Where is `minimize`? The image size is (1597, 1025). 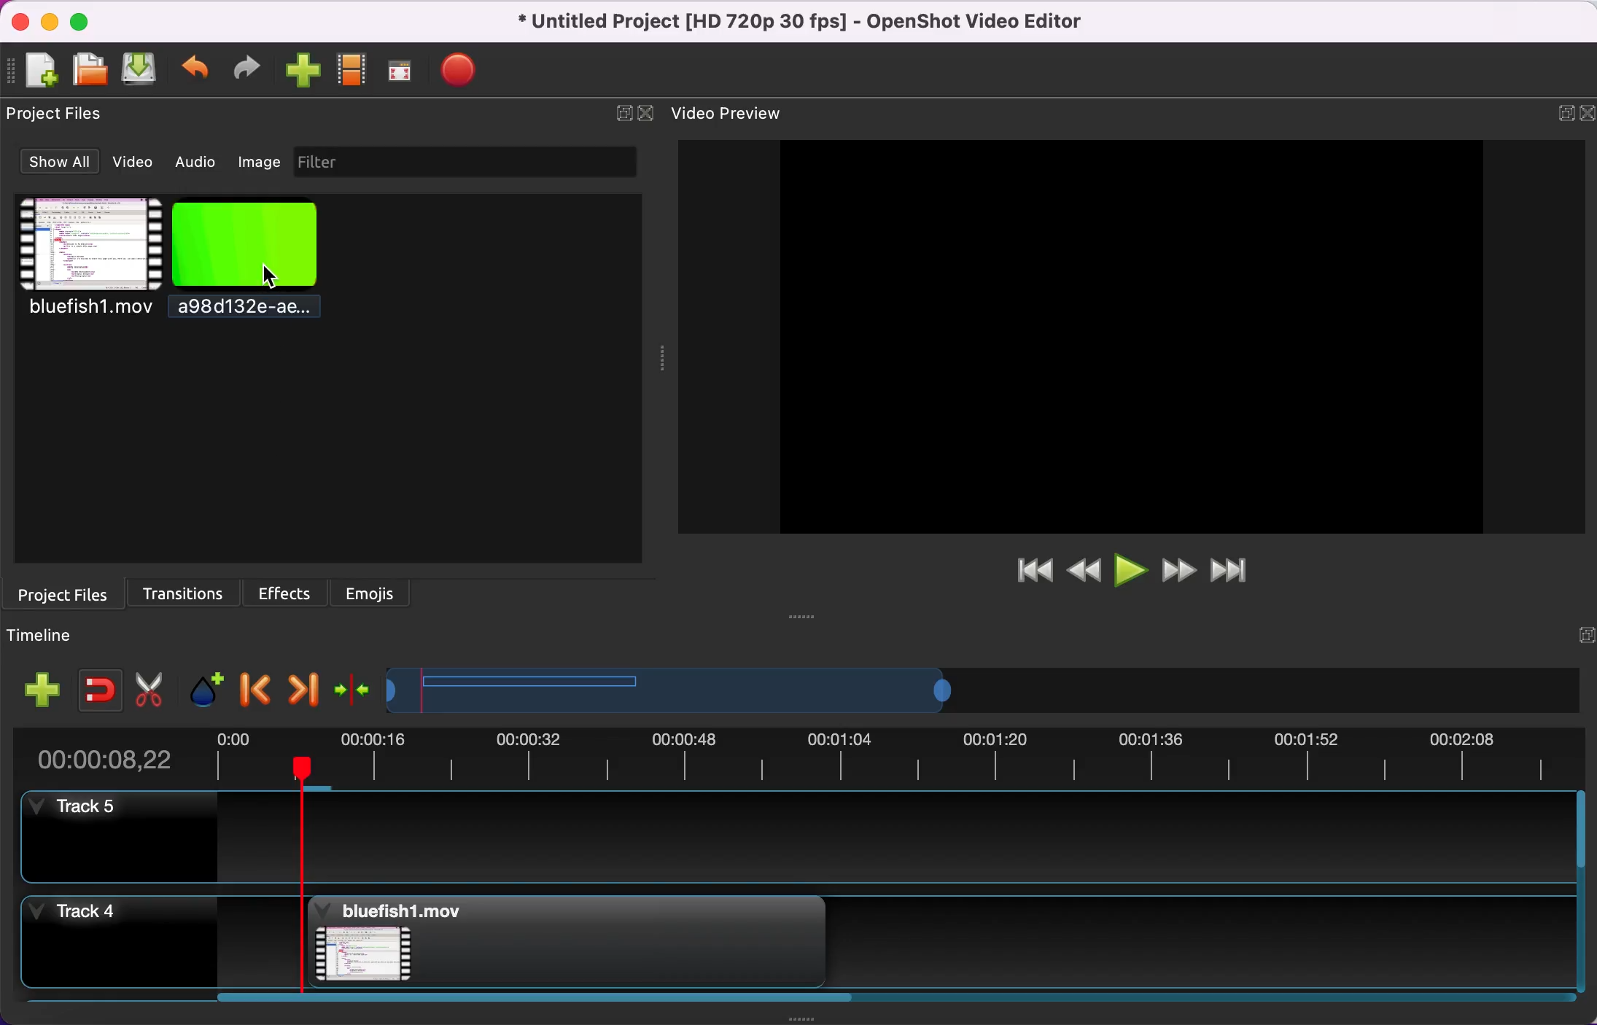
minimize is located at coordinates (49, 20).